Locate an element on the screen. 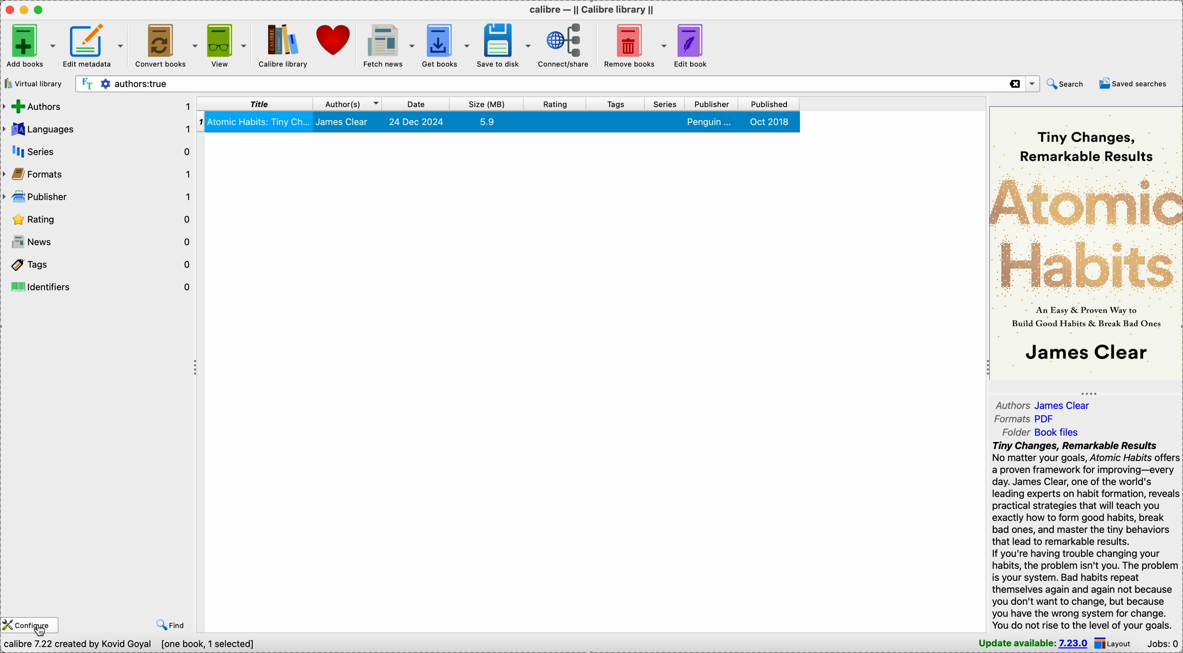  series is located at coordinates (98, 152).